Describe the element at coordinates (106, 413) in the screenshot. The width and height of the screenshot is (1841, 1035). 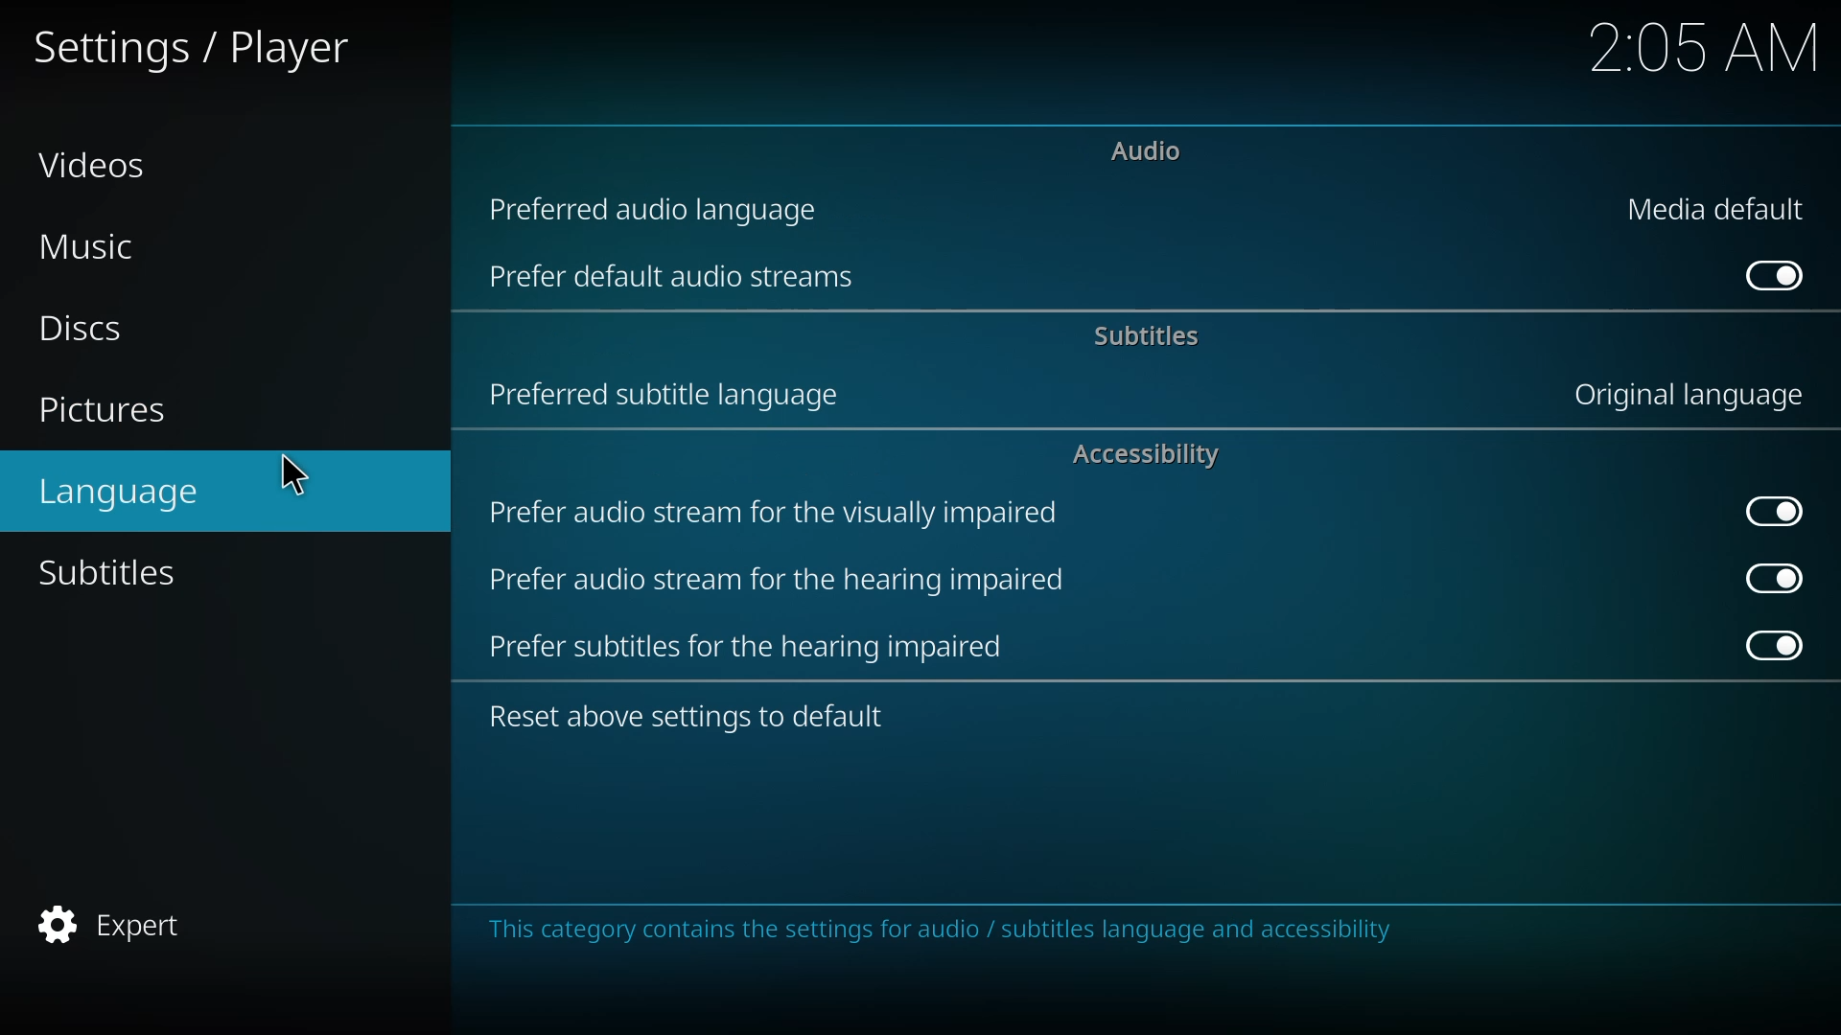
I see `pictures` at that location.